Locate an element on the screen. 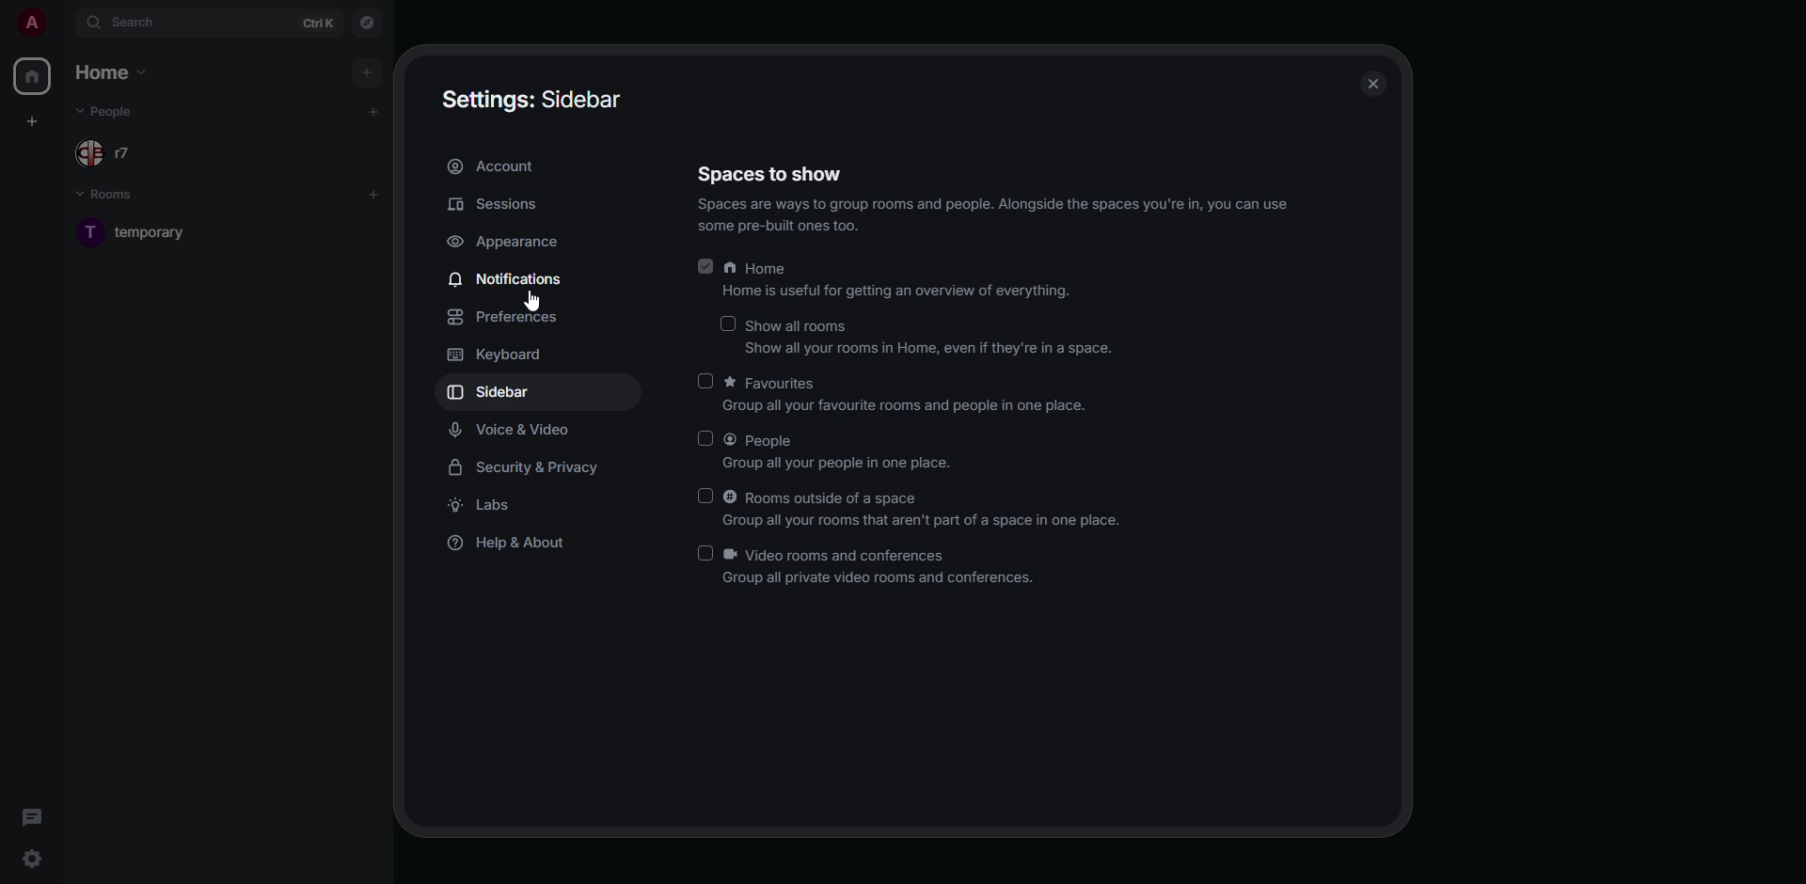  room is located at coordinates (161, 230).